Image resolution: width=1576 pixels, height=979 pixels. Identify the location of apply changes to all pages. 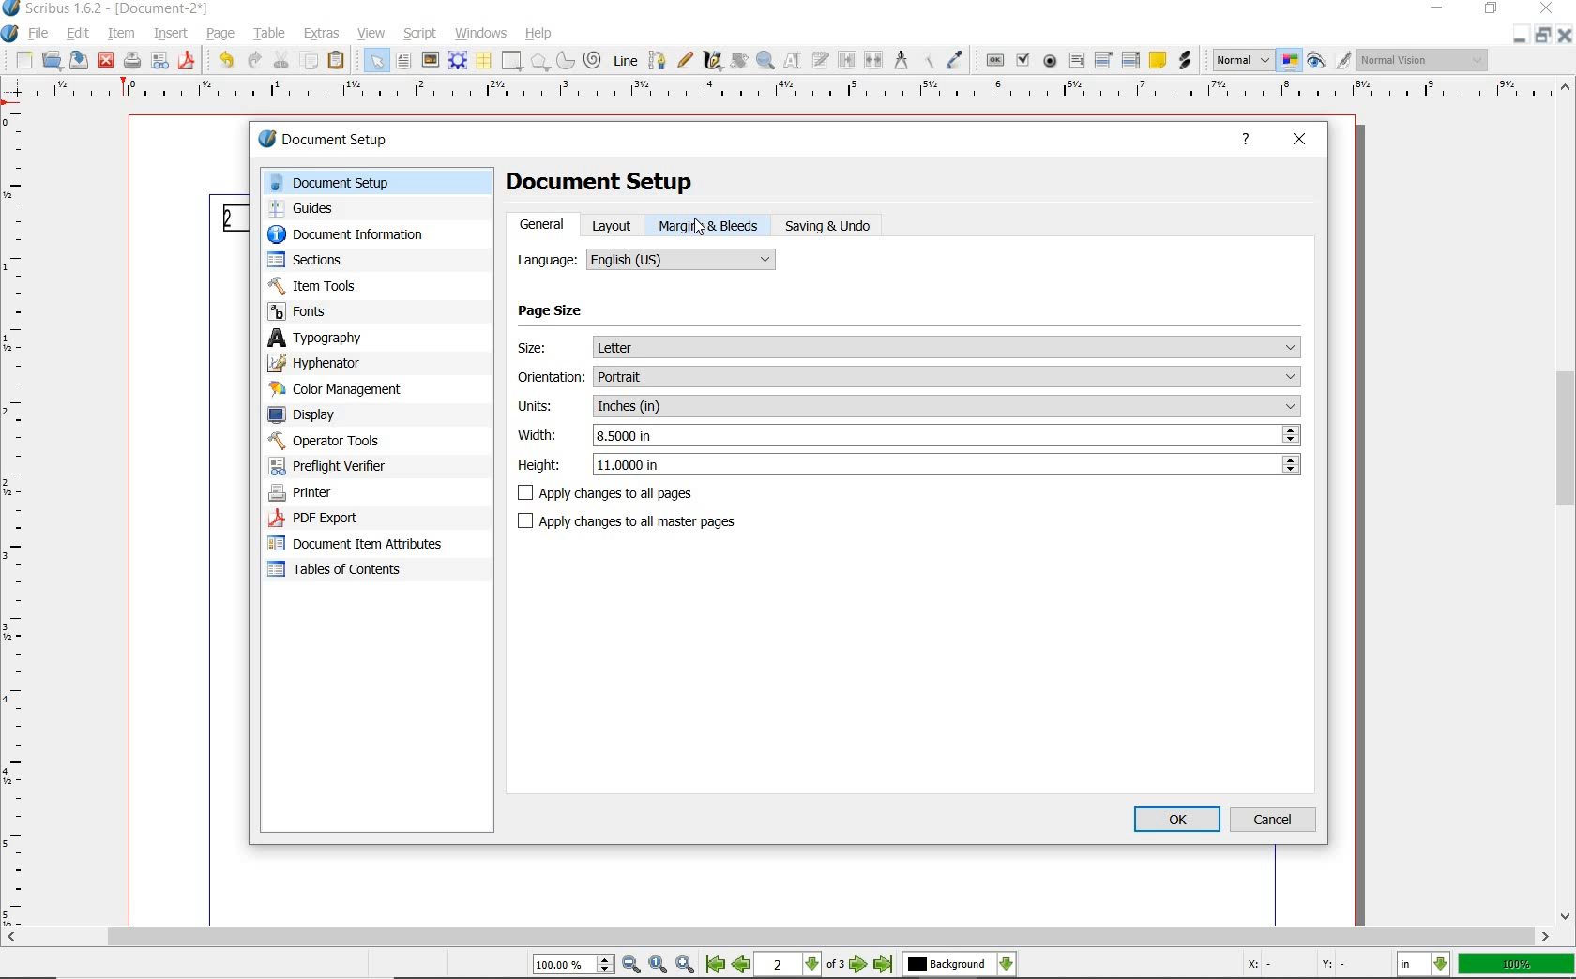
(892, 494).